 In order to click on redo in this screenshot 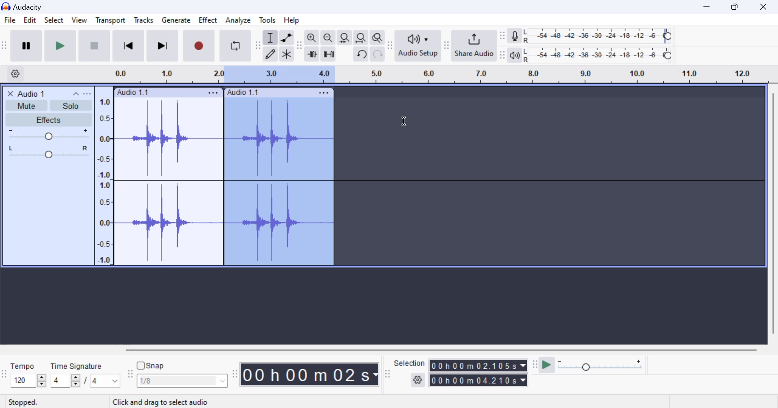, I will do `click(378, 54)`.